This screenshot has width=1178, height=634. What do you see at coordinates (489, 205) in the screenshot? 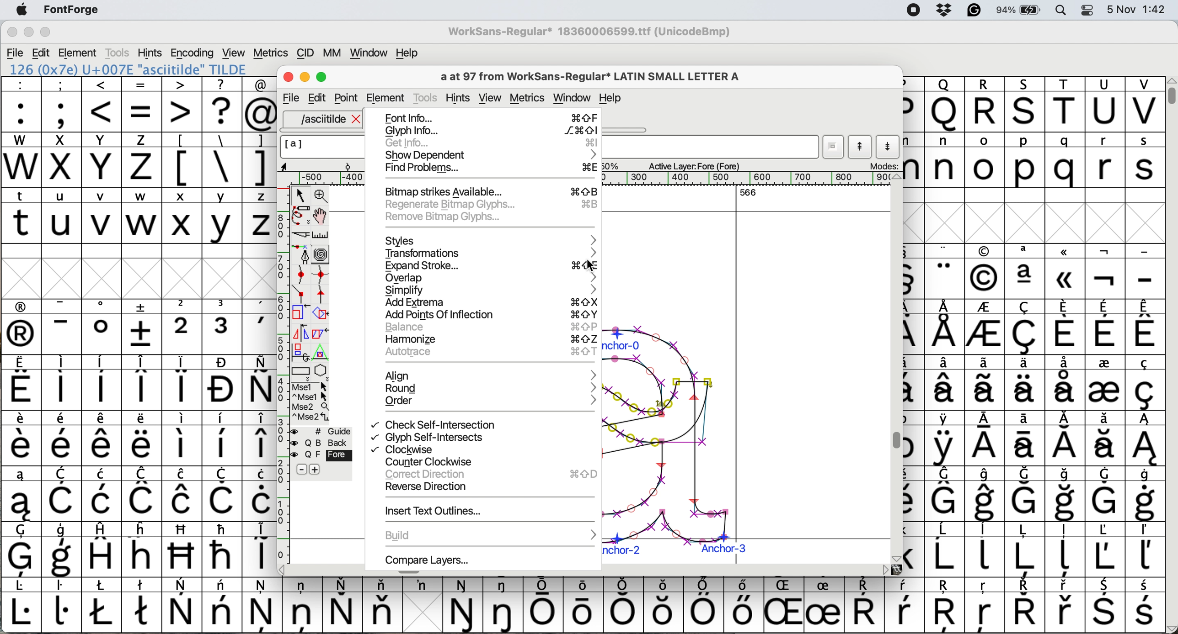
I see `regenrate bitmap glyphs` at bounding box center [489, 205].